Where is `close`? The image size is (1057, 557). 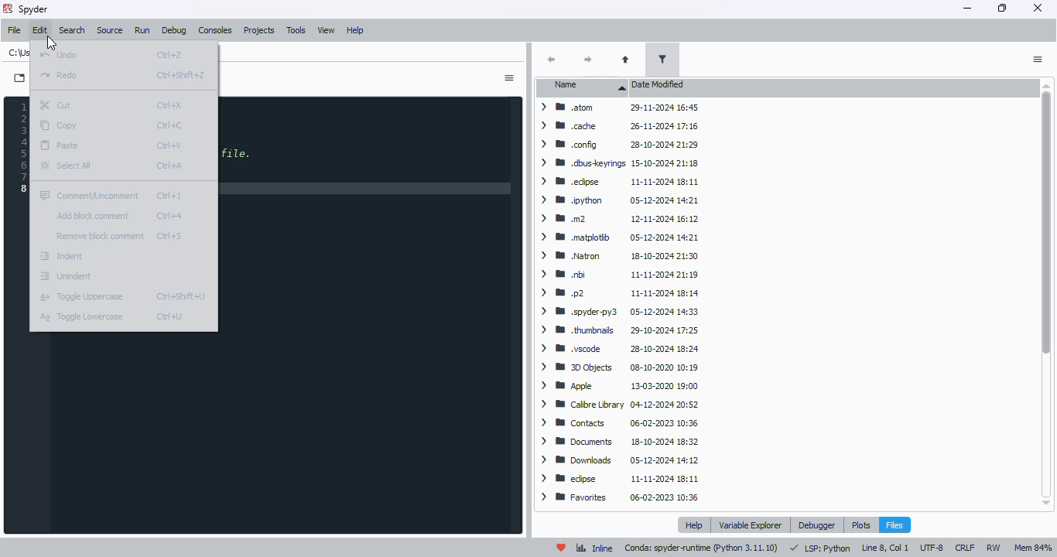 close is located at coordinates (1037, 8).